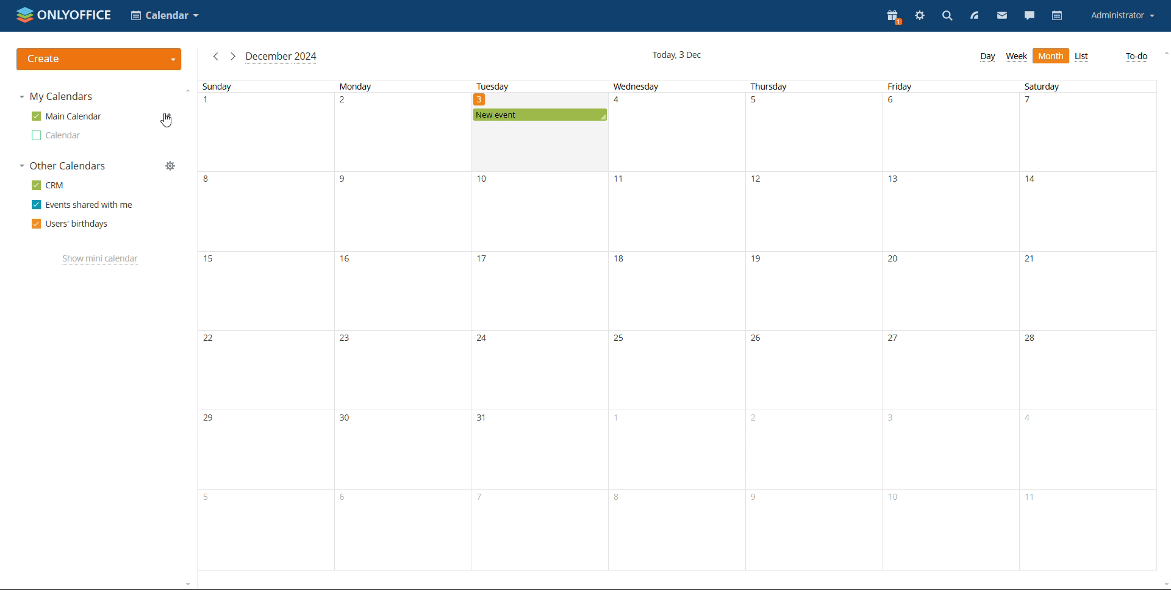 This screenshot has width=1171, height=590. I want to click on day view, so click(987, 57).